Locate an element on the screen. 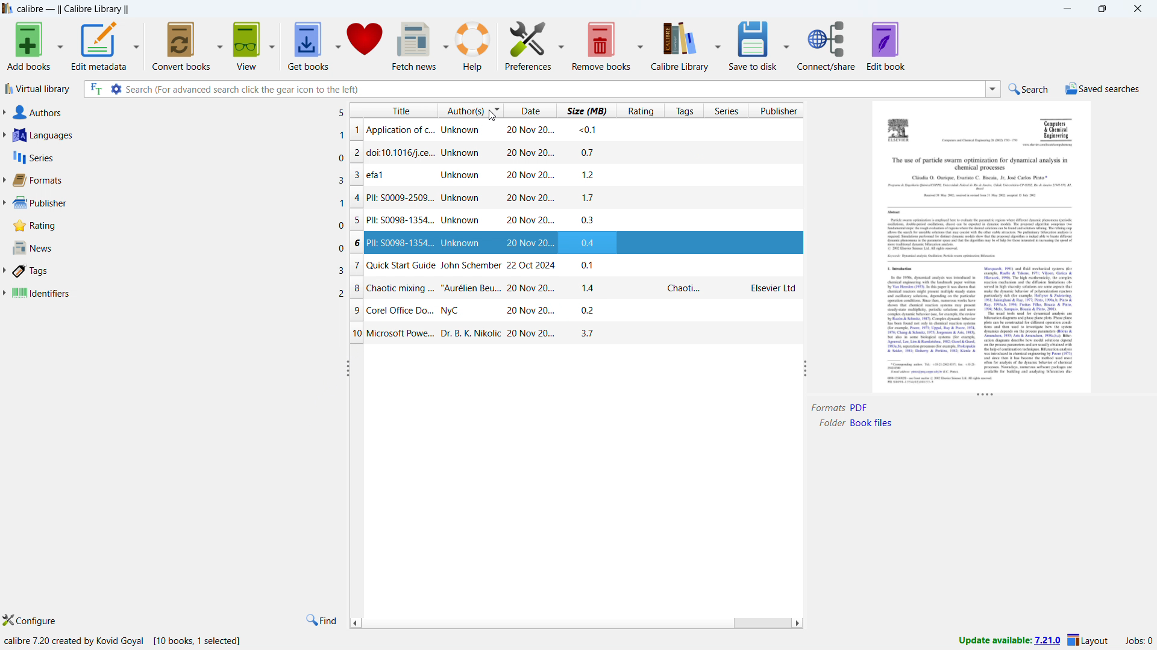 Image resolution: width=1157 pixels, height=650 pixels. add books options is located at coordinates (60, 45).